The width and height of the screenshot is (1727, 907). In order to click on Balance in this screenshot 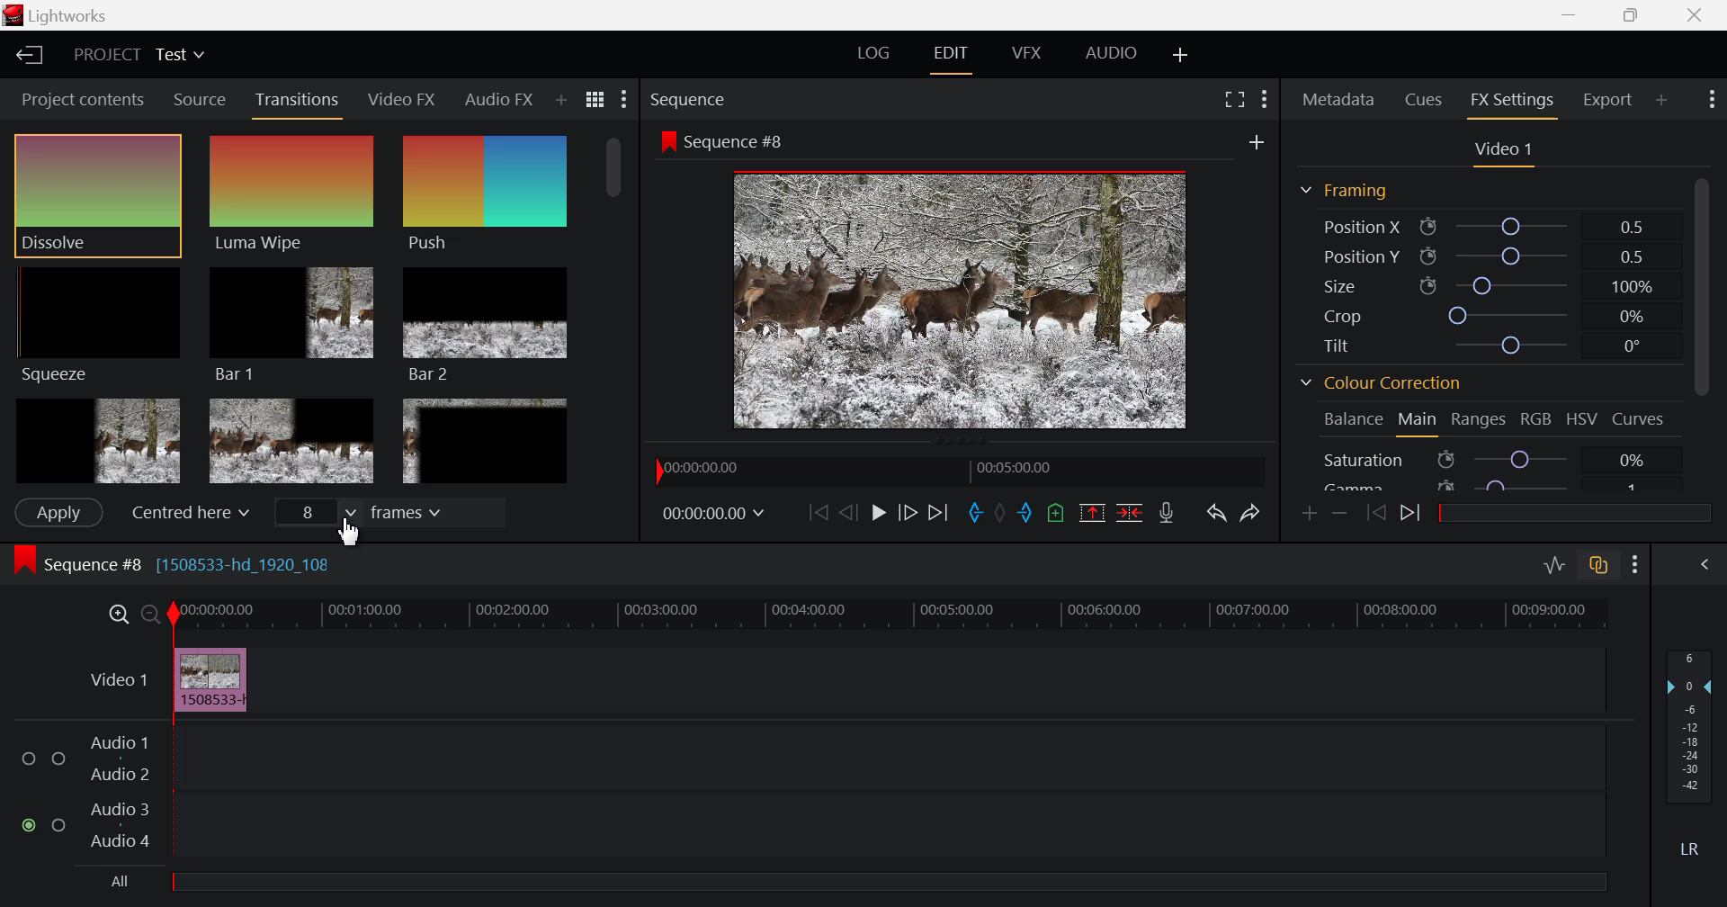, I will do `click(1350, 421)`.